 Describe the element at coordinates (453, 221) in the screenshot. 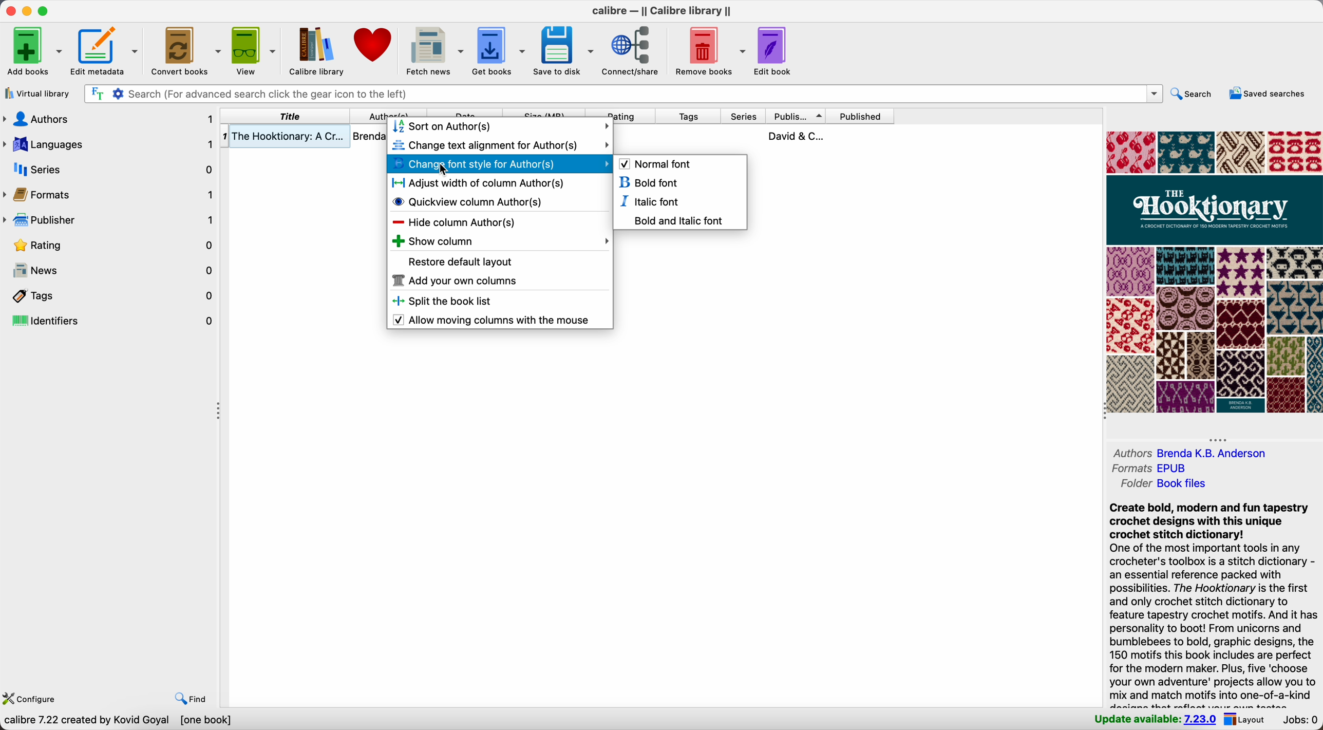

I see `hide column author(s)` at that location.